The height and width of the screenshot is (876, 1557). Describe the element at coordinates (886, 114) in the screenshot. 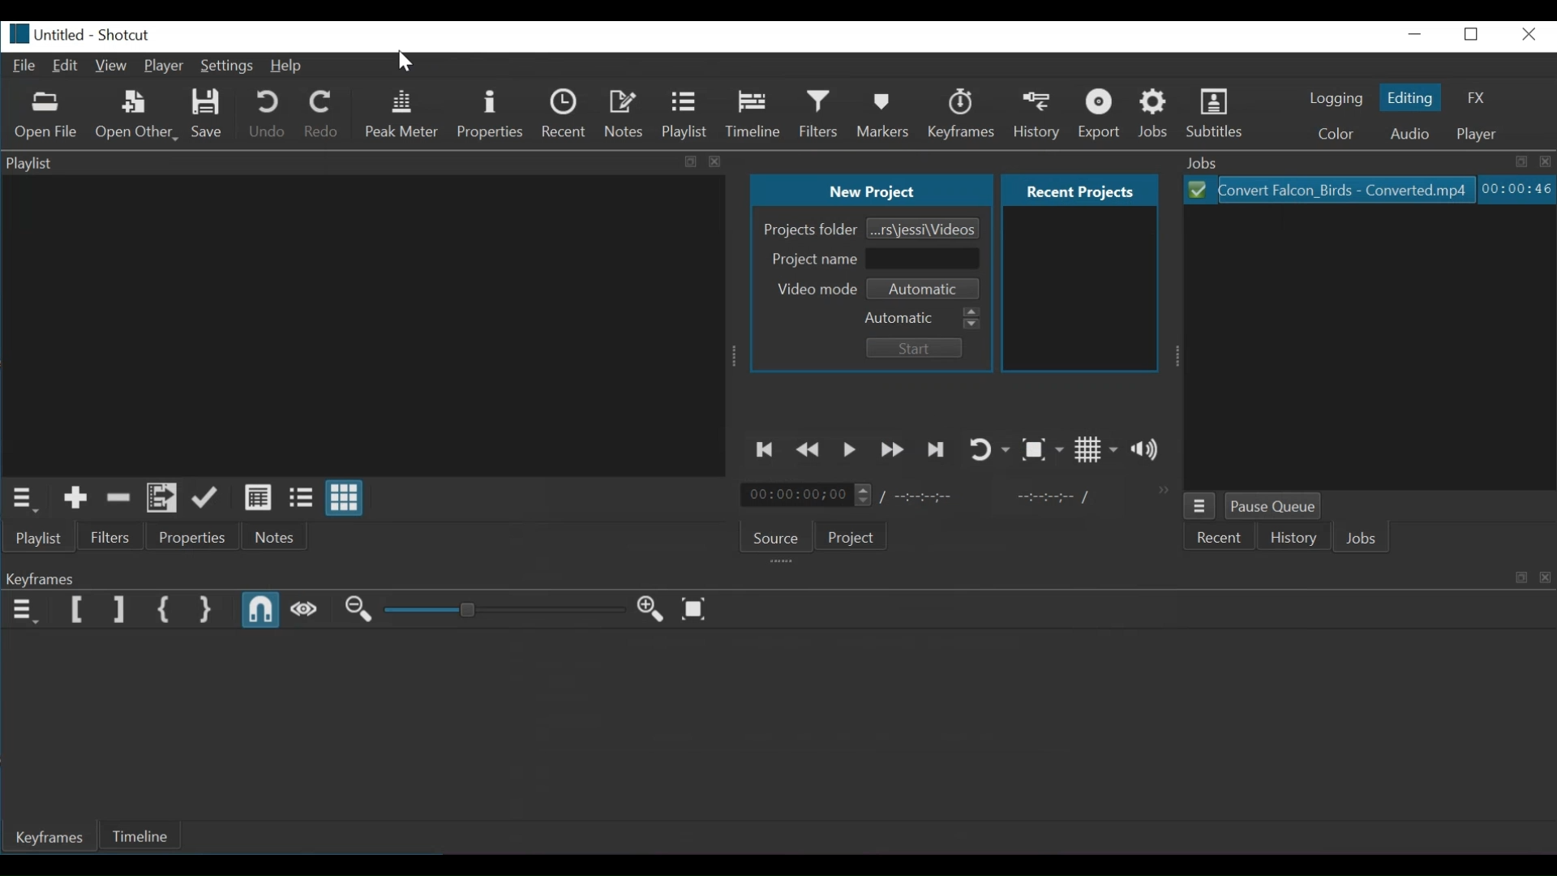

I see `Markers` at that location.